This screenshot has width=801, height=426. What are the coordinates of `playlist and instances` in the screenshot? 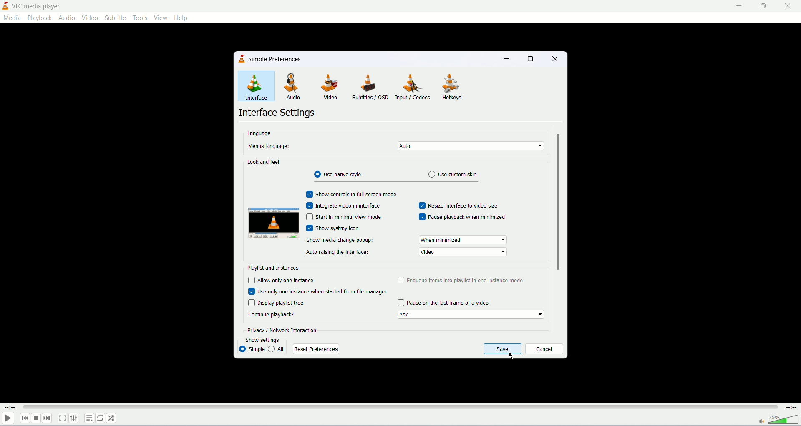 It's located at (274, 268).